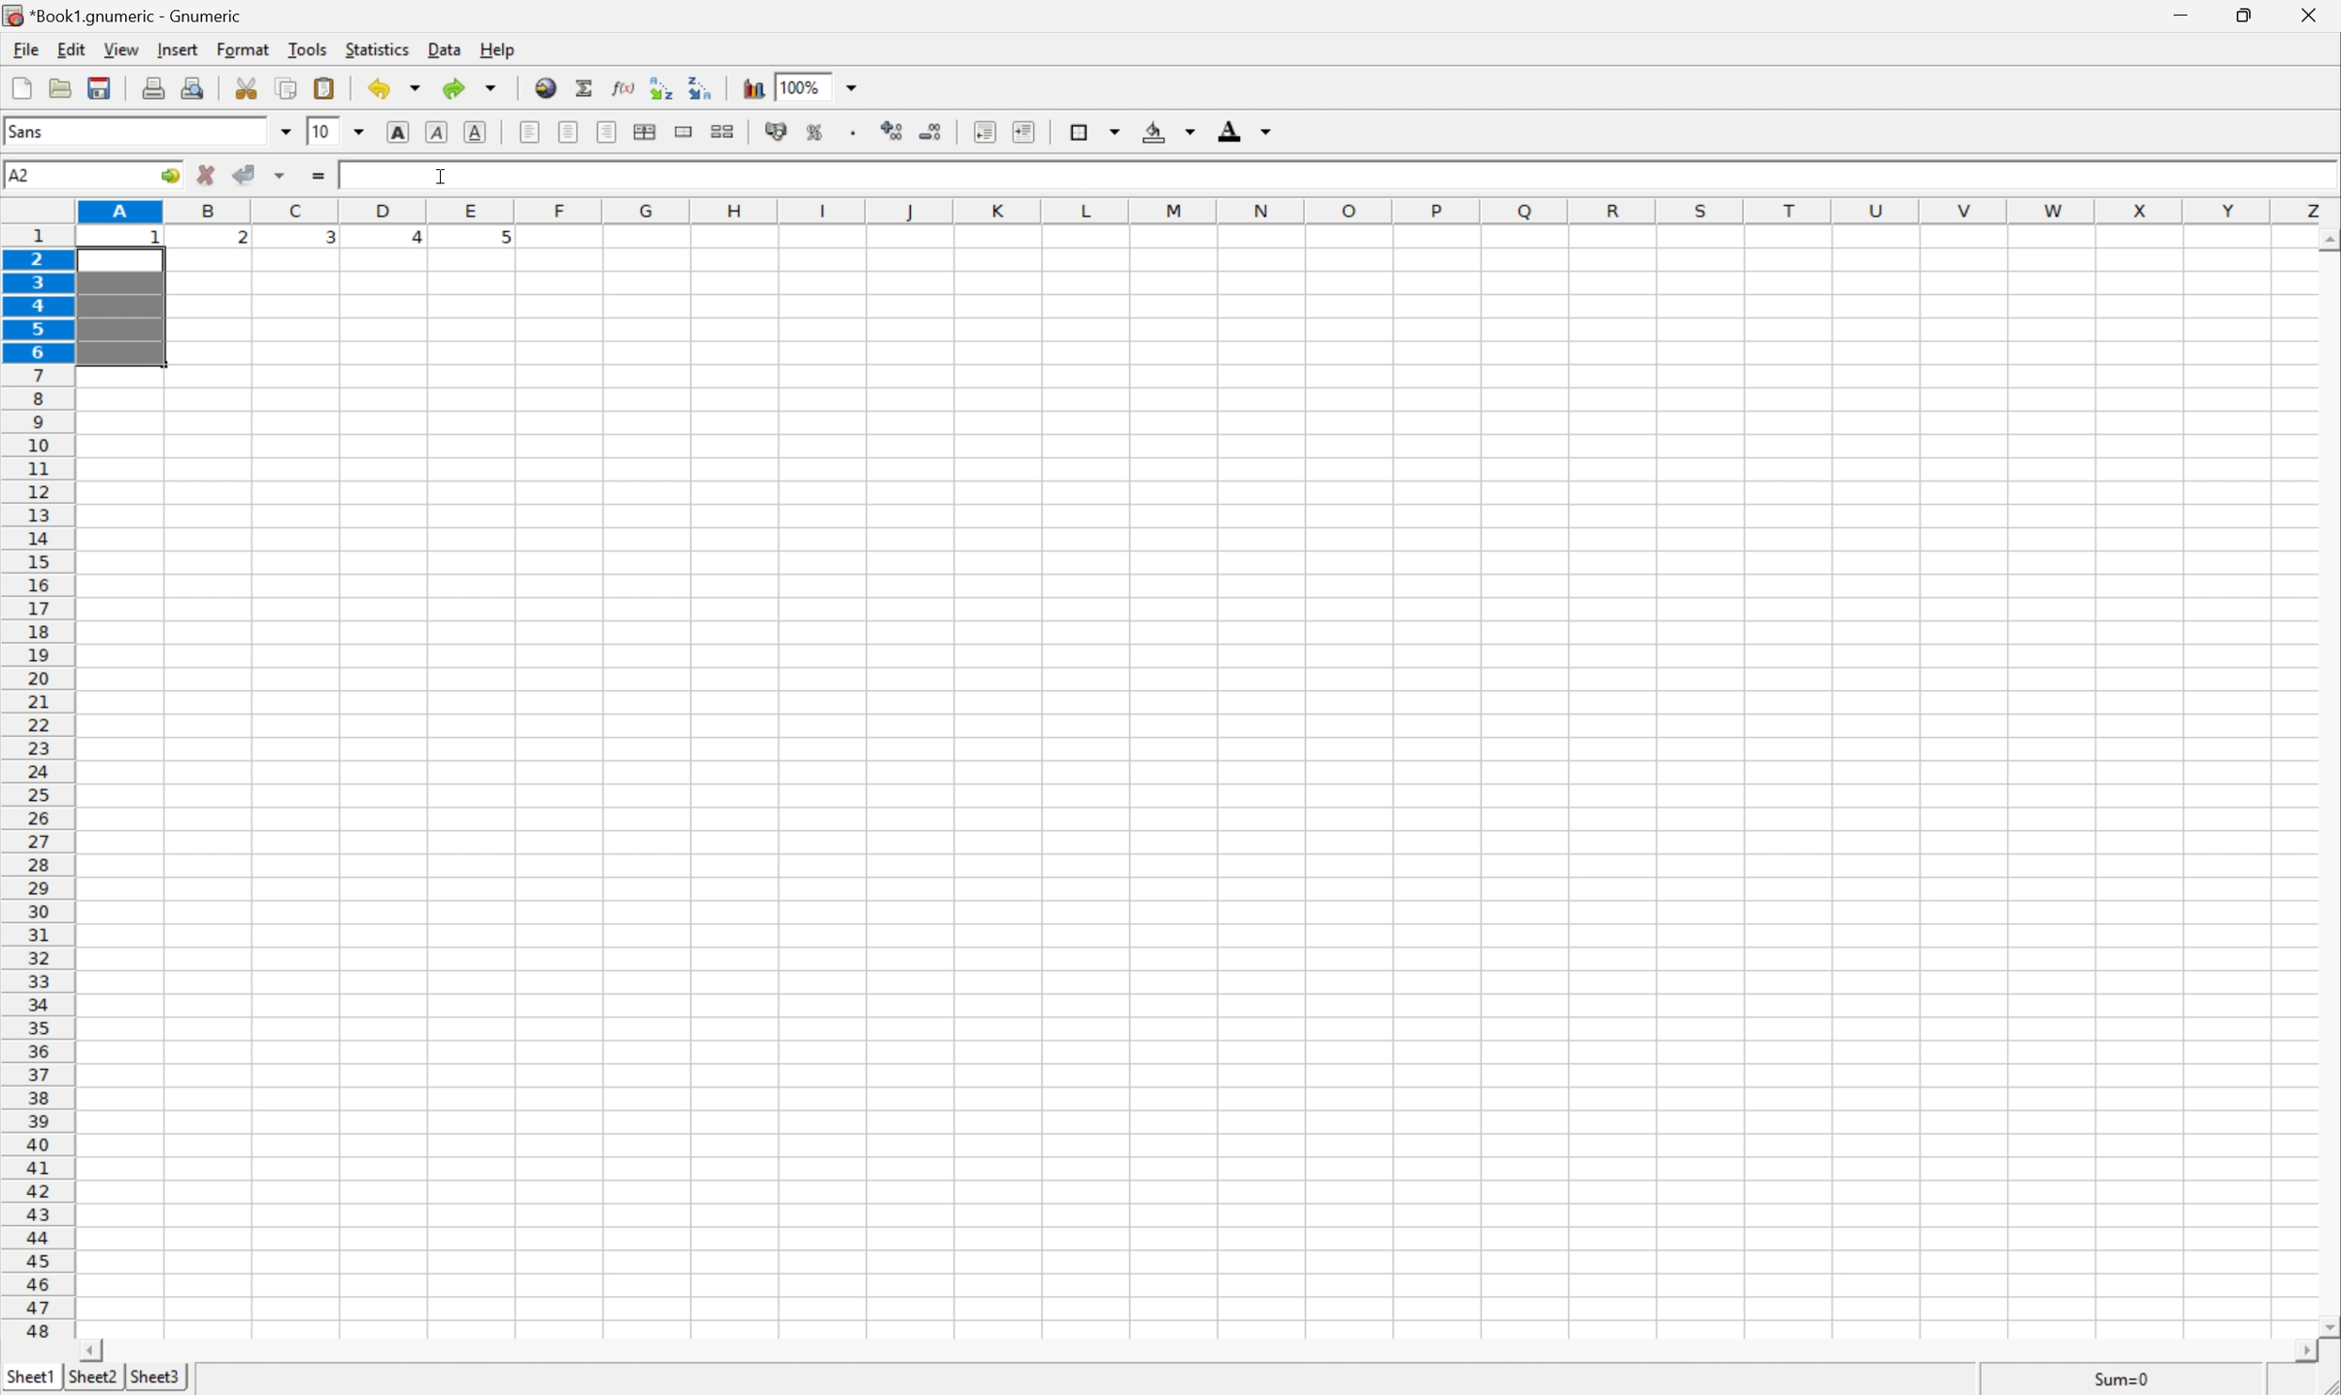 This screenshot has width=2341, height=1395. What do you see at coordinates (2190, 16) in the screenshot?
I see `minimize` at bounding box center [2190, 16].